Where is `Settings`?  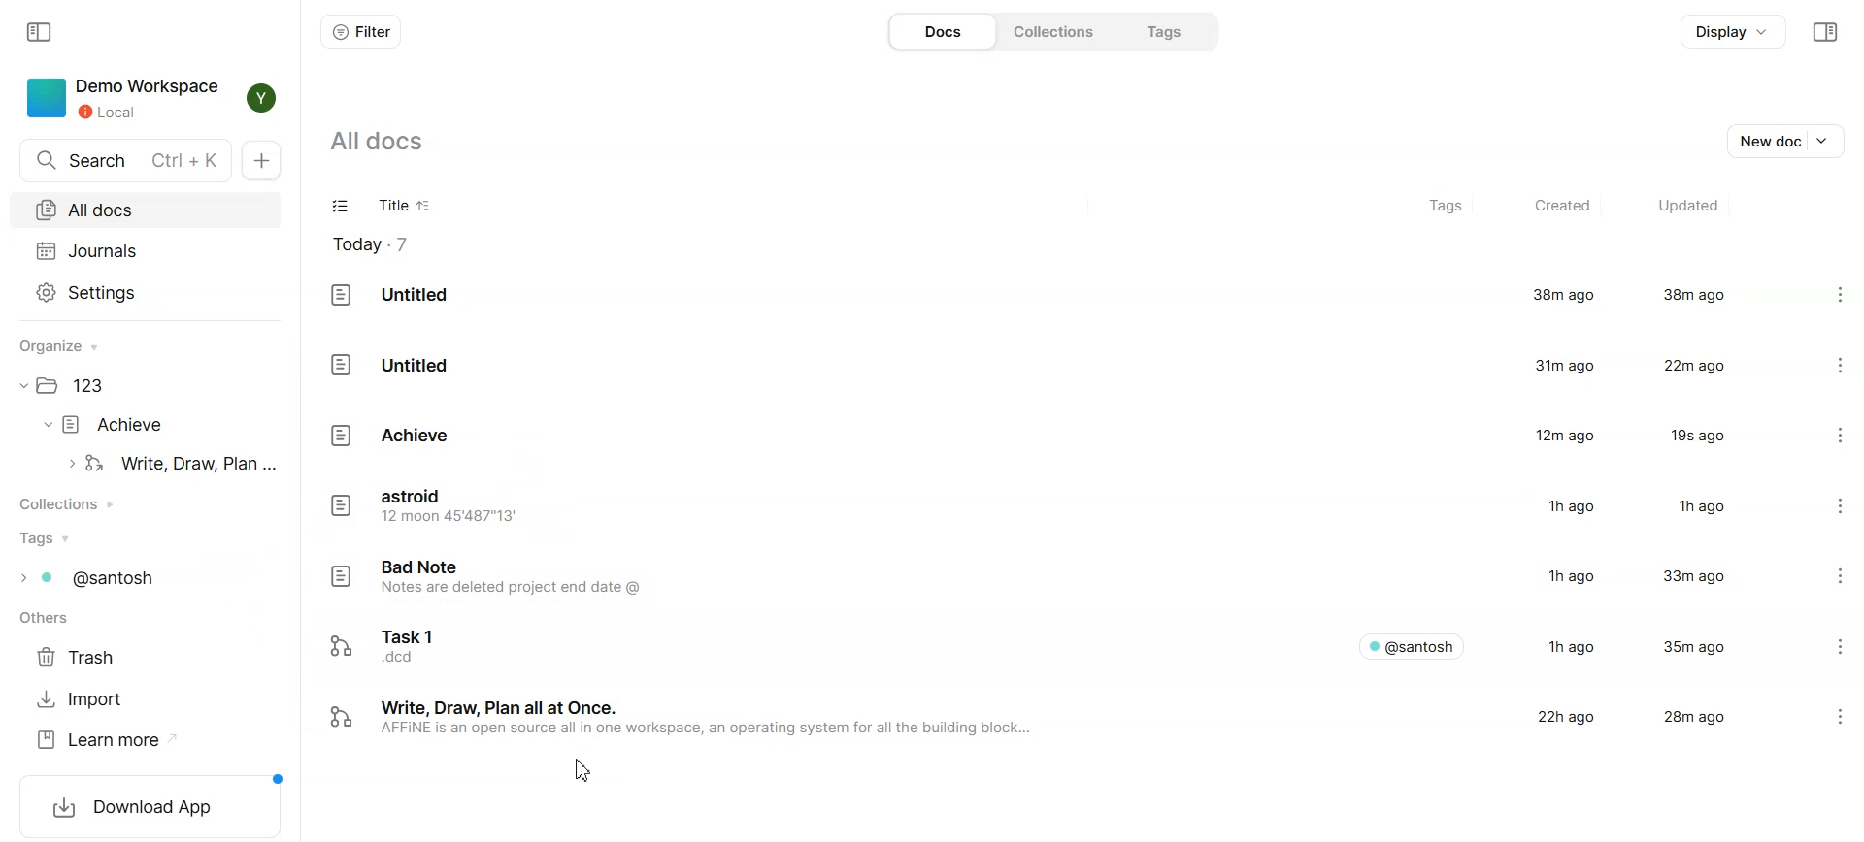 Settings is located at coordinates (146, 291).